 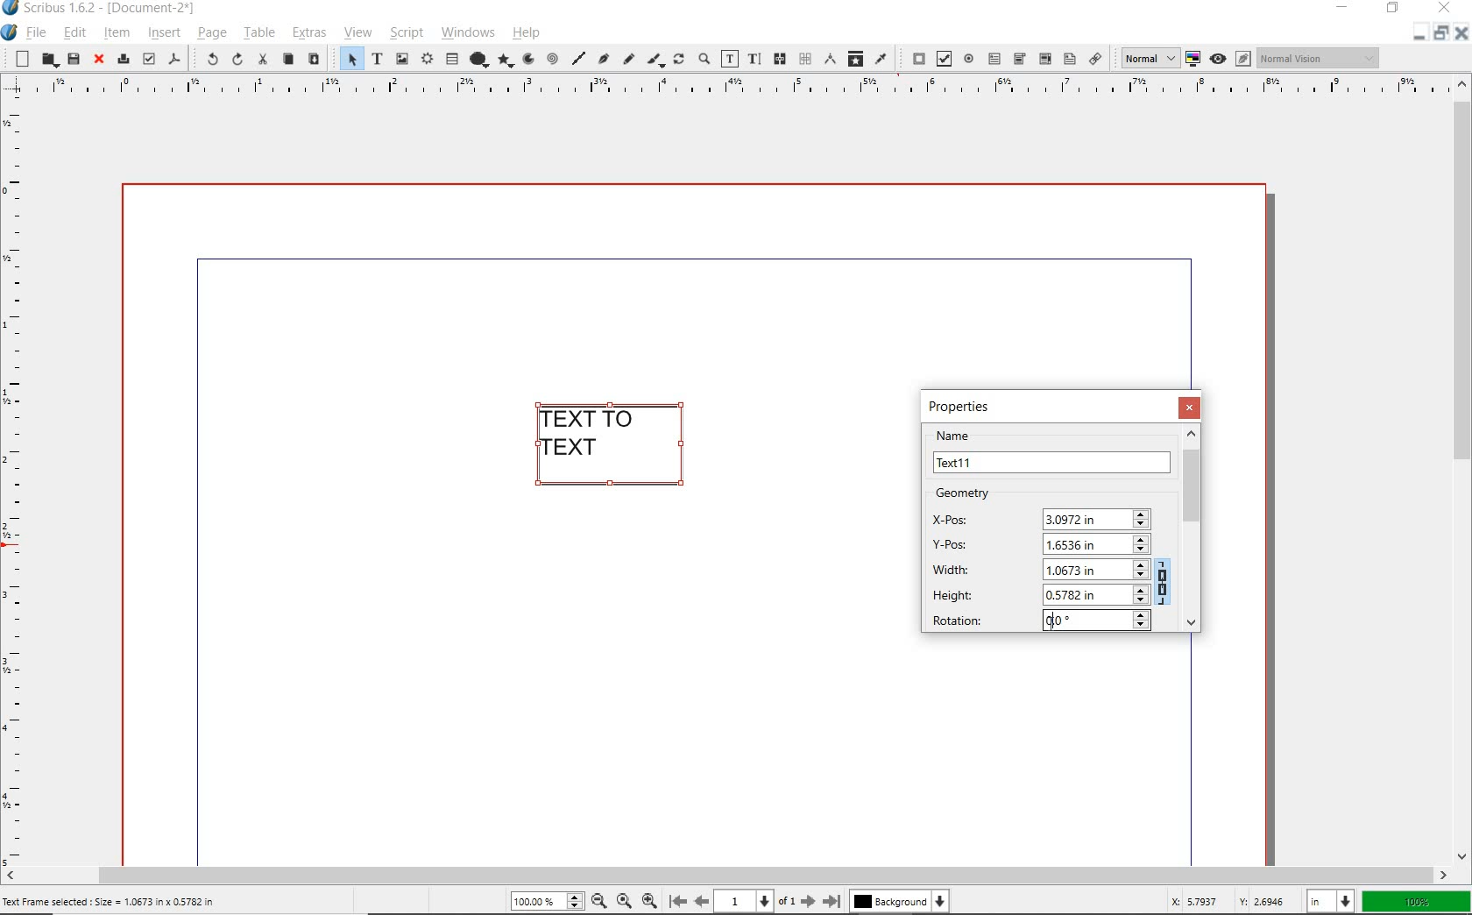 I want to click on shape, so click(x=478, y=58).